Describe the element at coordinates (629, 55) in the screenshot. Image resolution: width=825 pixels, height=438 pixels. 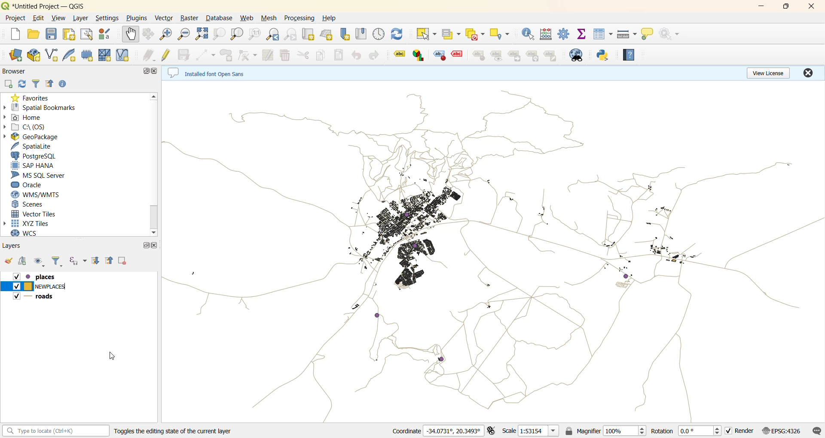
I see `help` at that location.